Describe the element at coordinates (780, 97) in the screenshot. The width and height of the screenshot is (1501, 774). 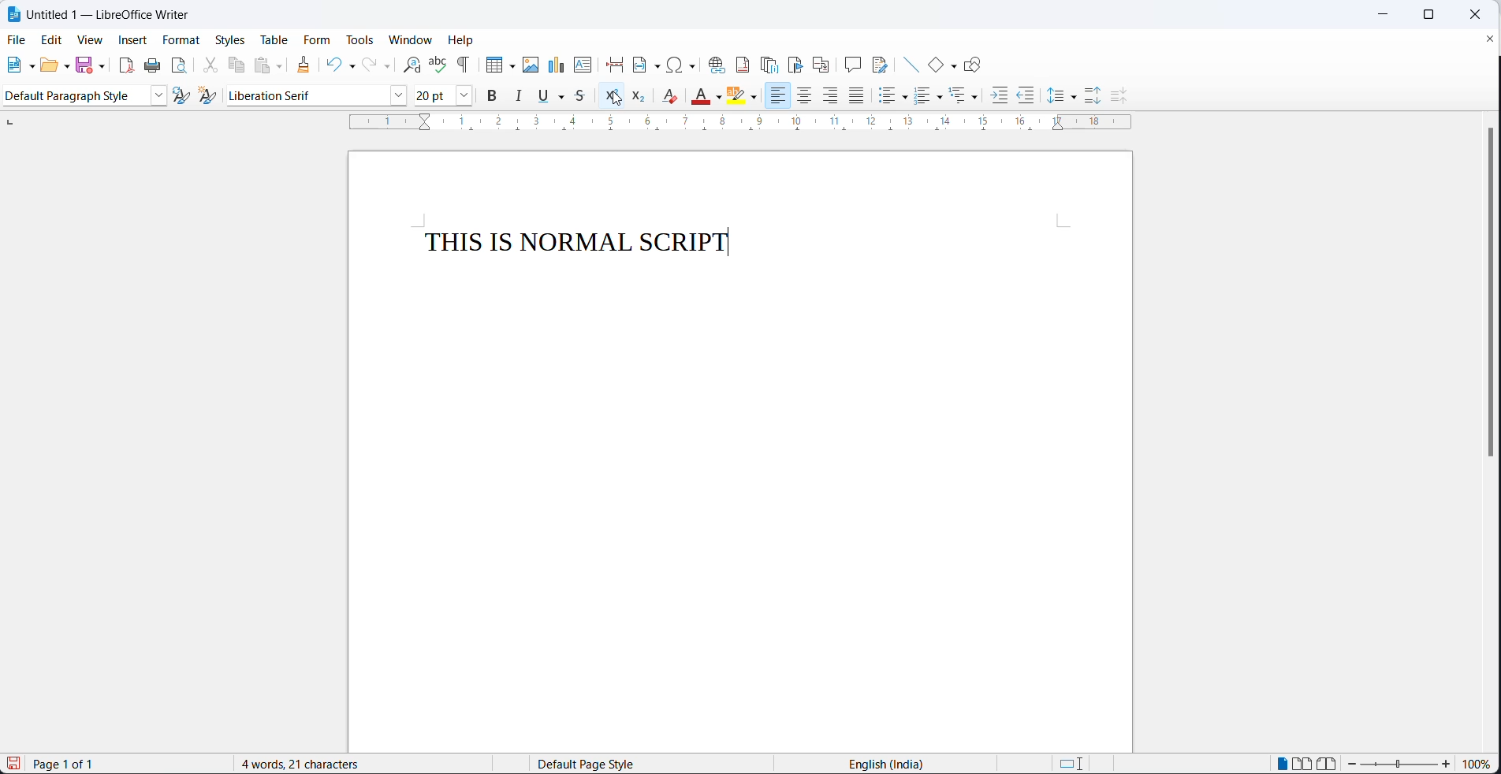
I see `text align left` at that location.